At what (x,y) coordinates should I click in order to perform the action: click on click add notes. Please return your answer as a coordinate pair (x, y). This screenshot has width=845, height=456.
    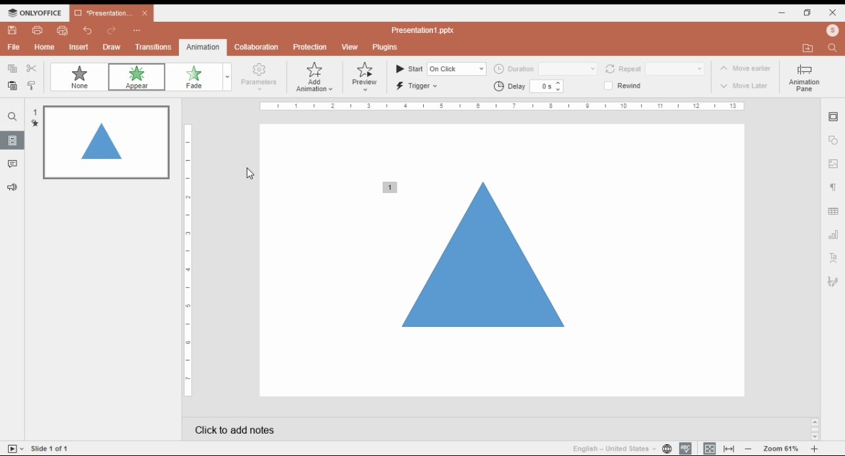
    Looking at the image, I should click on (354, 430).